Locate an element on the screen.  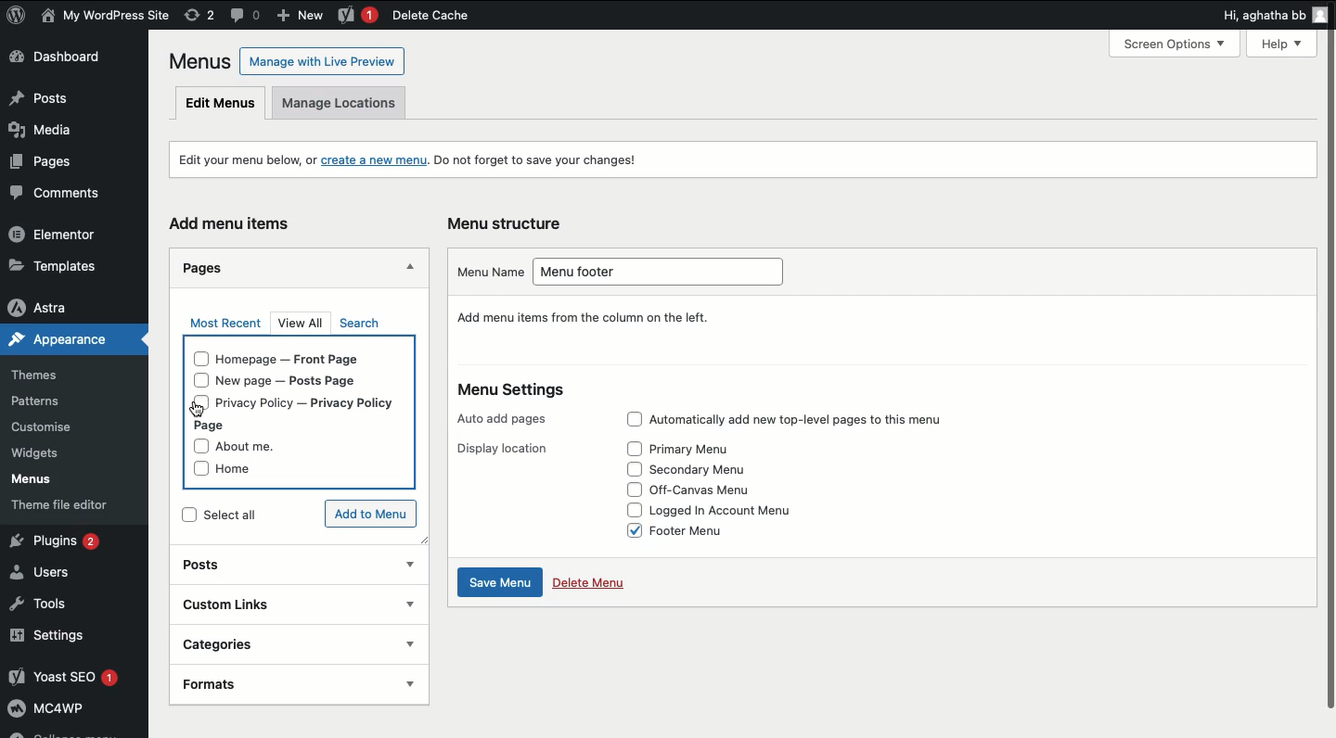
Appearance is located at coordinates (54, 343).